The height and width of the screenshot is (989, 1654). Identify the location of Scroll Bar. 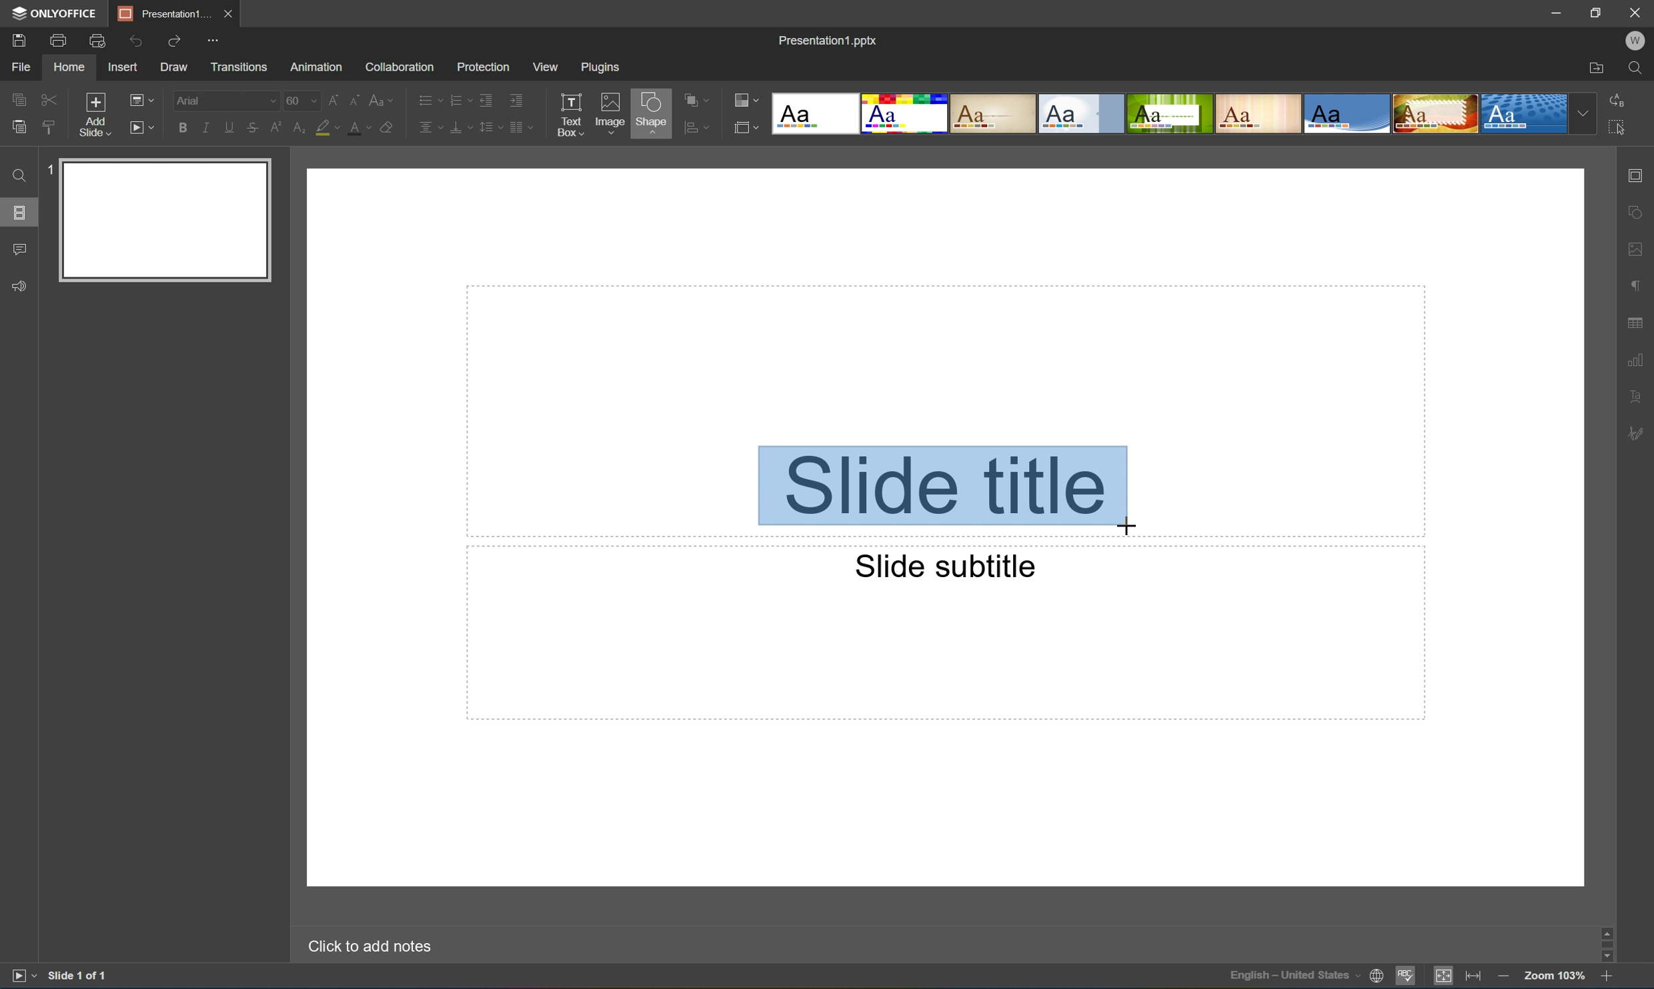
(1603, 946).